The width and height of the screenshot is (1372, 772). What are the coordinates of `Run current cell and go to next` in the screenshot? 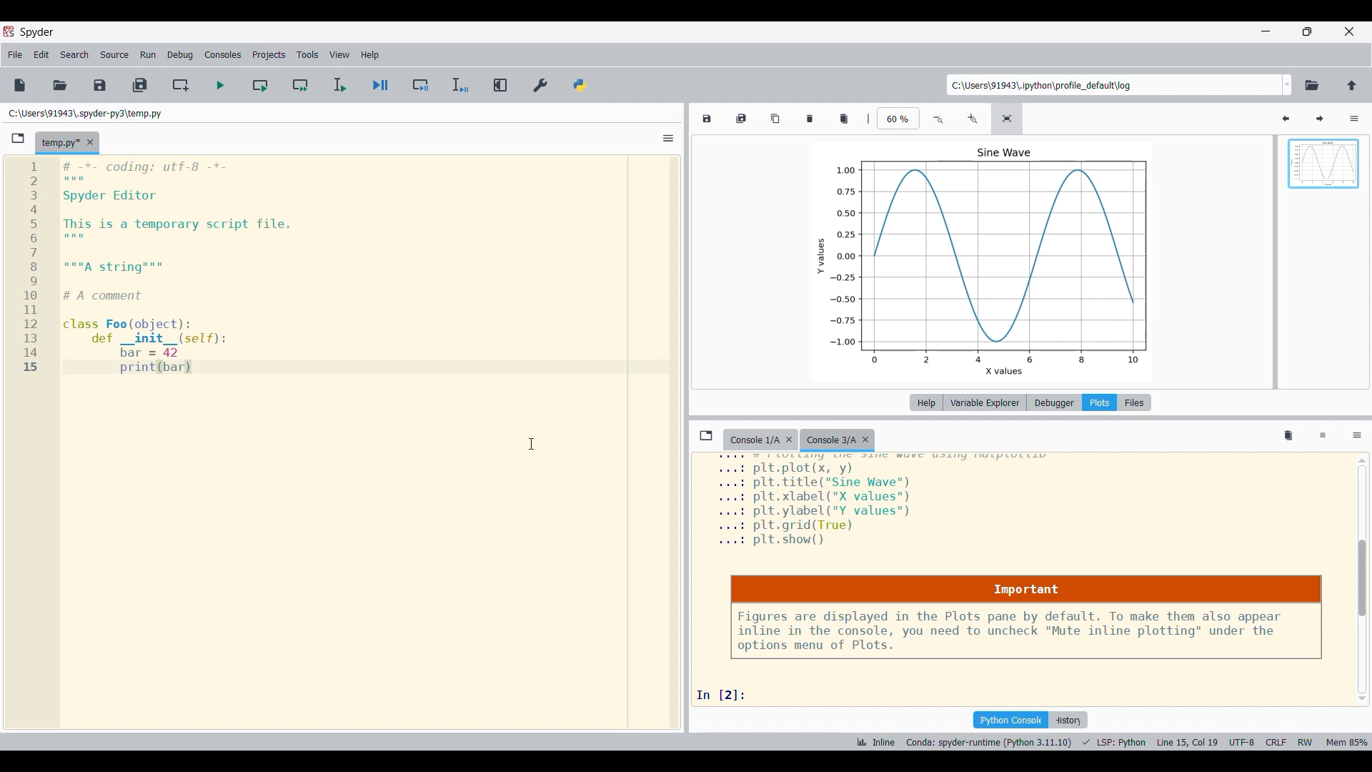 It's located at (301, 85).